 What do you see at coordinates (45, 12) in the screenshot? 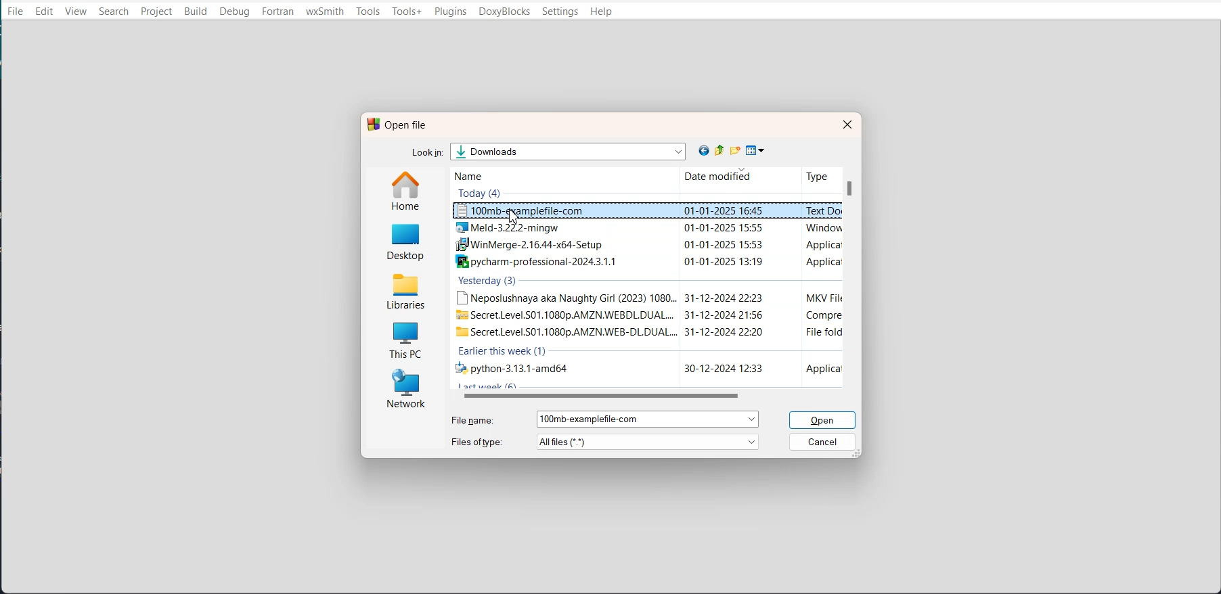
I see `Edit` at bounding box center [45, 12].